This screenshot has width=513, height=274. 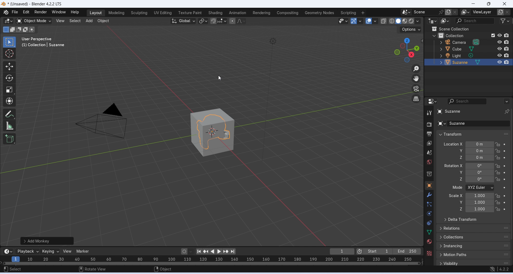 What do you see at coordinates (411, 21) in the screenshot?
I see `rendered viewport shading` at bounding box center [411, 21].